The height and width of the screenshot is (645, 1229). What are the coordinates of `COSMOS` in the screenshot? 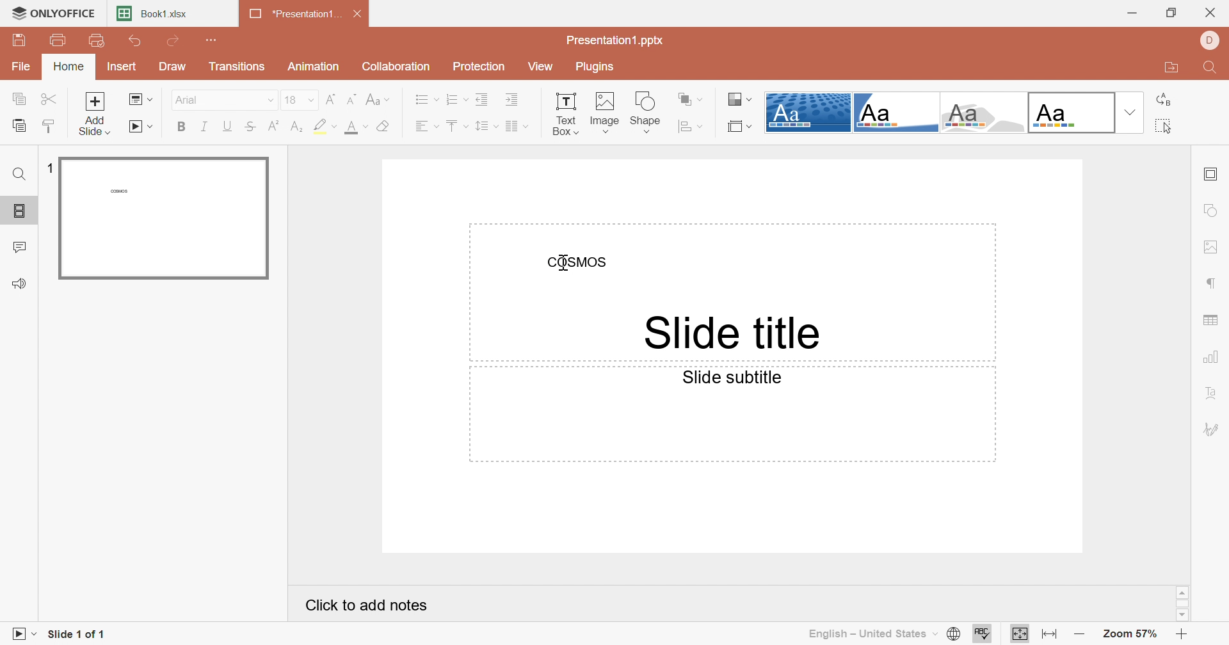 It's located at (577, 262).